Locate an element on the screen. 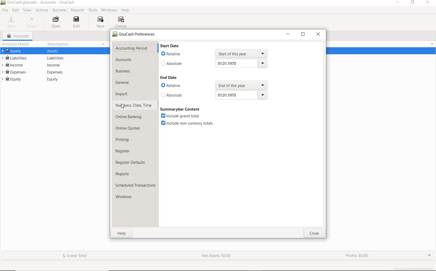 This screenshot has width=436, height=271. ASSETS is located at coordinates (55, 51).